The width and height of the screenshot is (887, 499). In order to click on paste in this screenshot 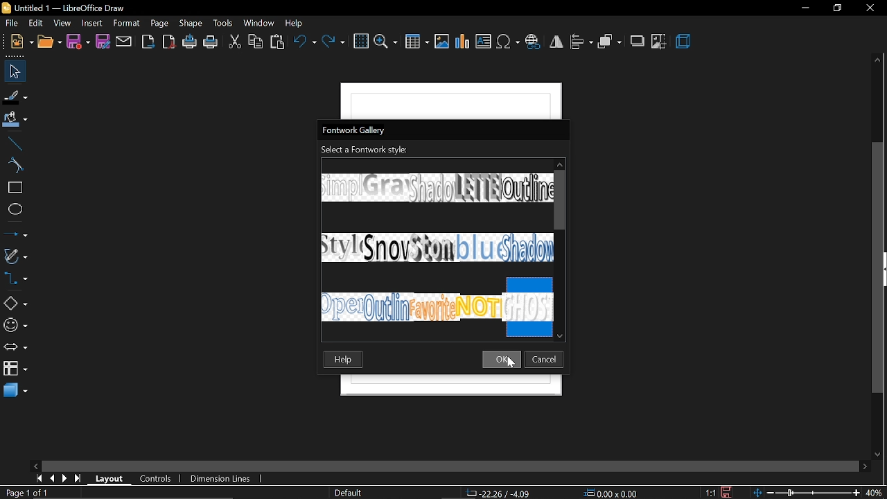, I will do `click(279, 42)`.